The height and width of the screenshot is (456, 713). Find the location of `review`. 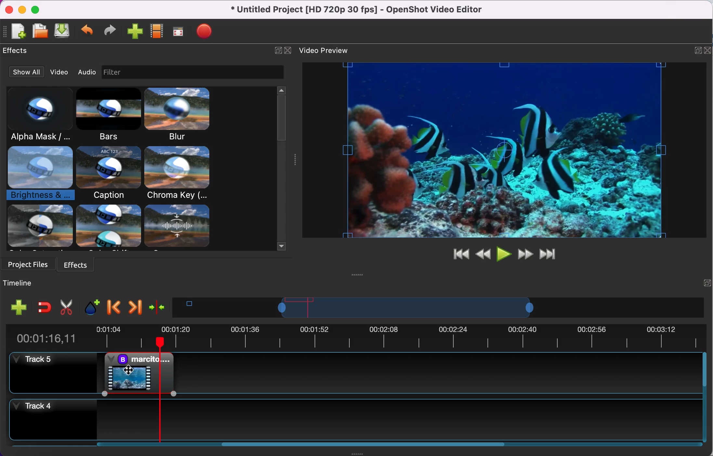

review is located at coordinates (483, 253).